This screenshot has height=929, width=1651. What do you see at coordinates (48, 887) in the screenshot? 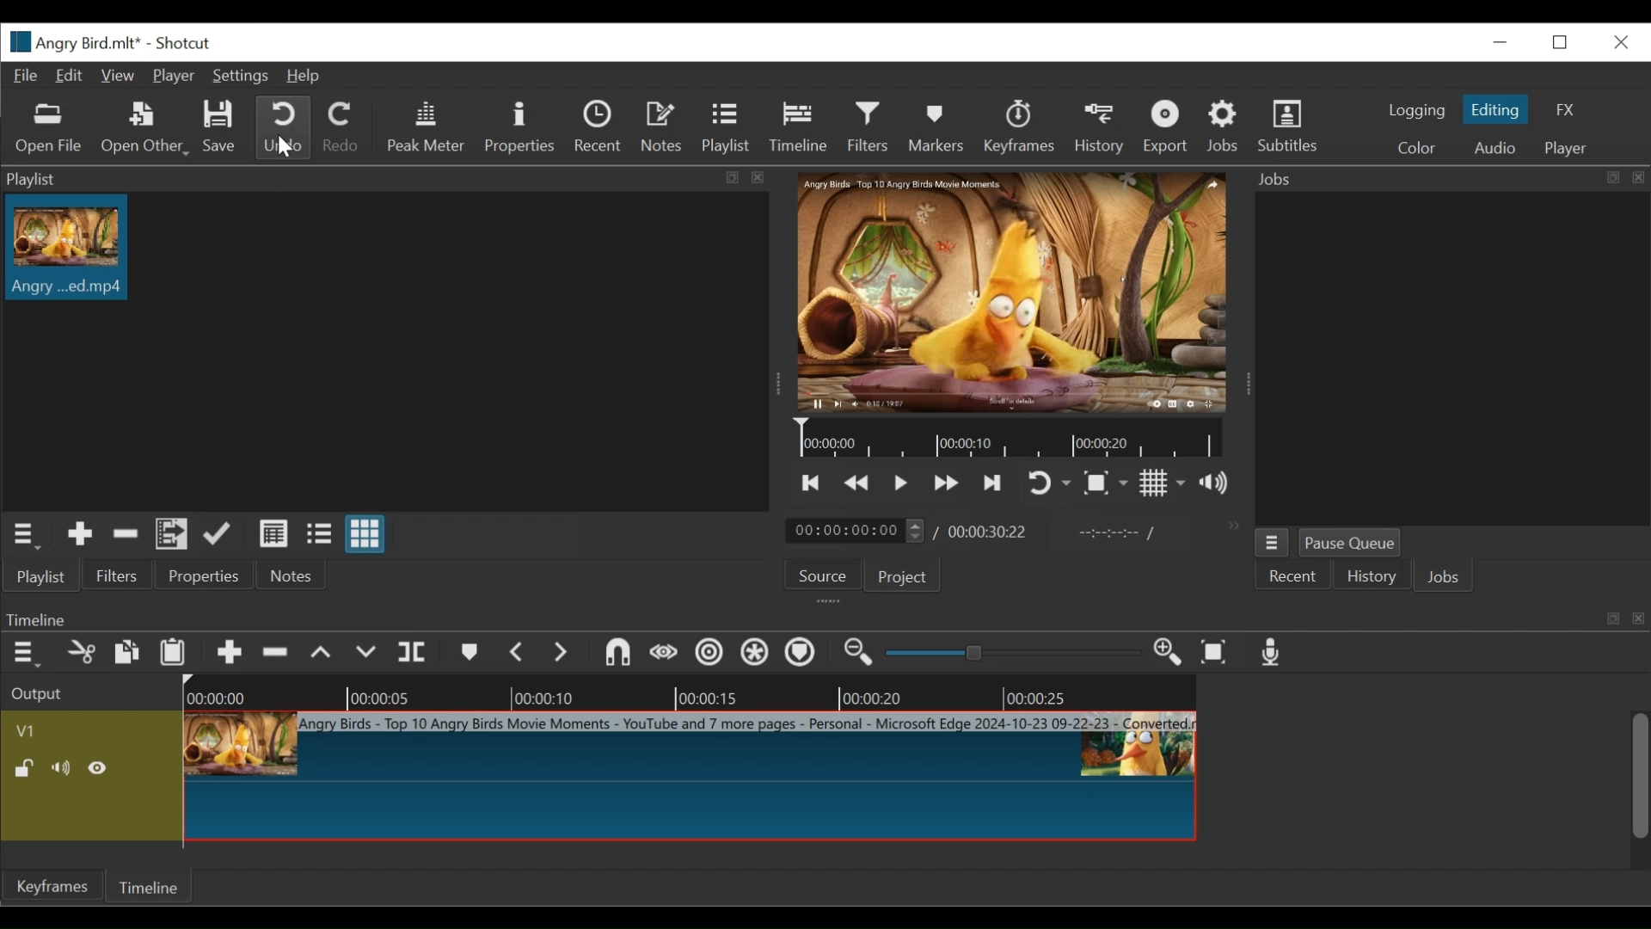
I see `Keyframe` at bounding box center [48, 887].